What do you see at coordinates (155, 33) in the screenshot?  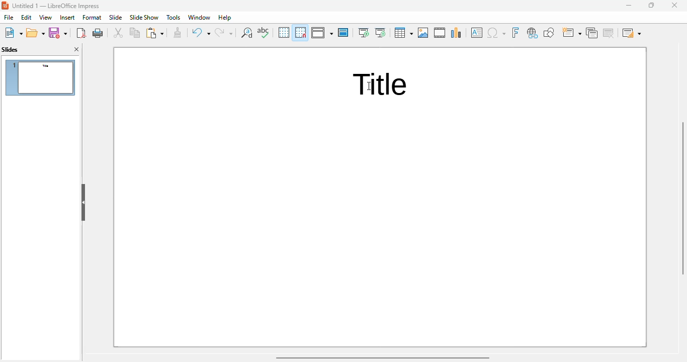 I see `paste` at bounding box center [155, 33].